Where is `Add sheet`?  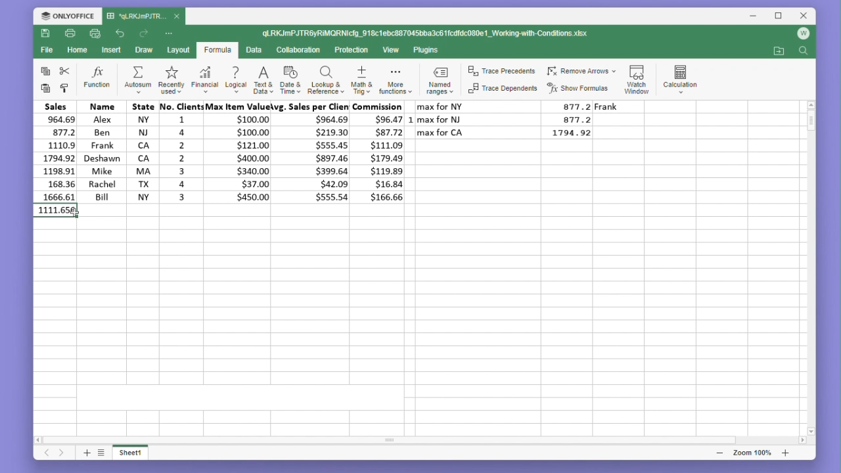
Add sheet is located at coordinates (85, 454).